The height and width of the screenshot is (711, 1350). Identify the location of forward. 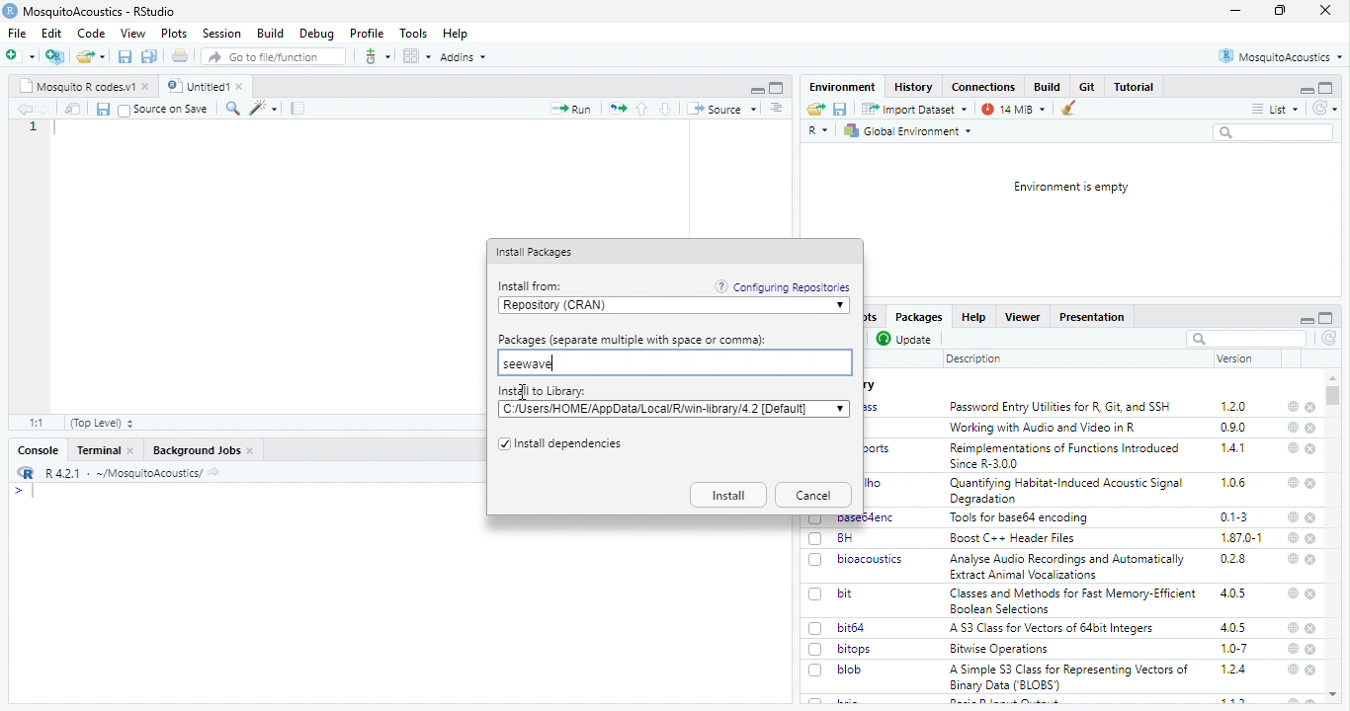
(44, 110).